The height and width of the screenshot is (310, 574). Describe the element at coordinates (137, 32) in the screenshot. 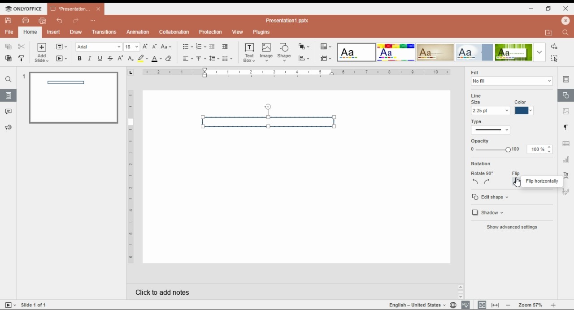

I see `animation` at that location.